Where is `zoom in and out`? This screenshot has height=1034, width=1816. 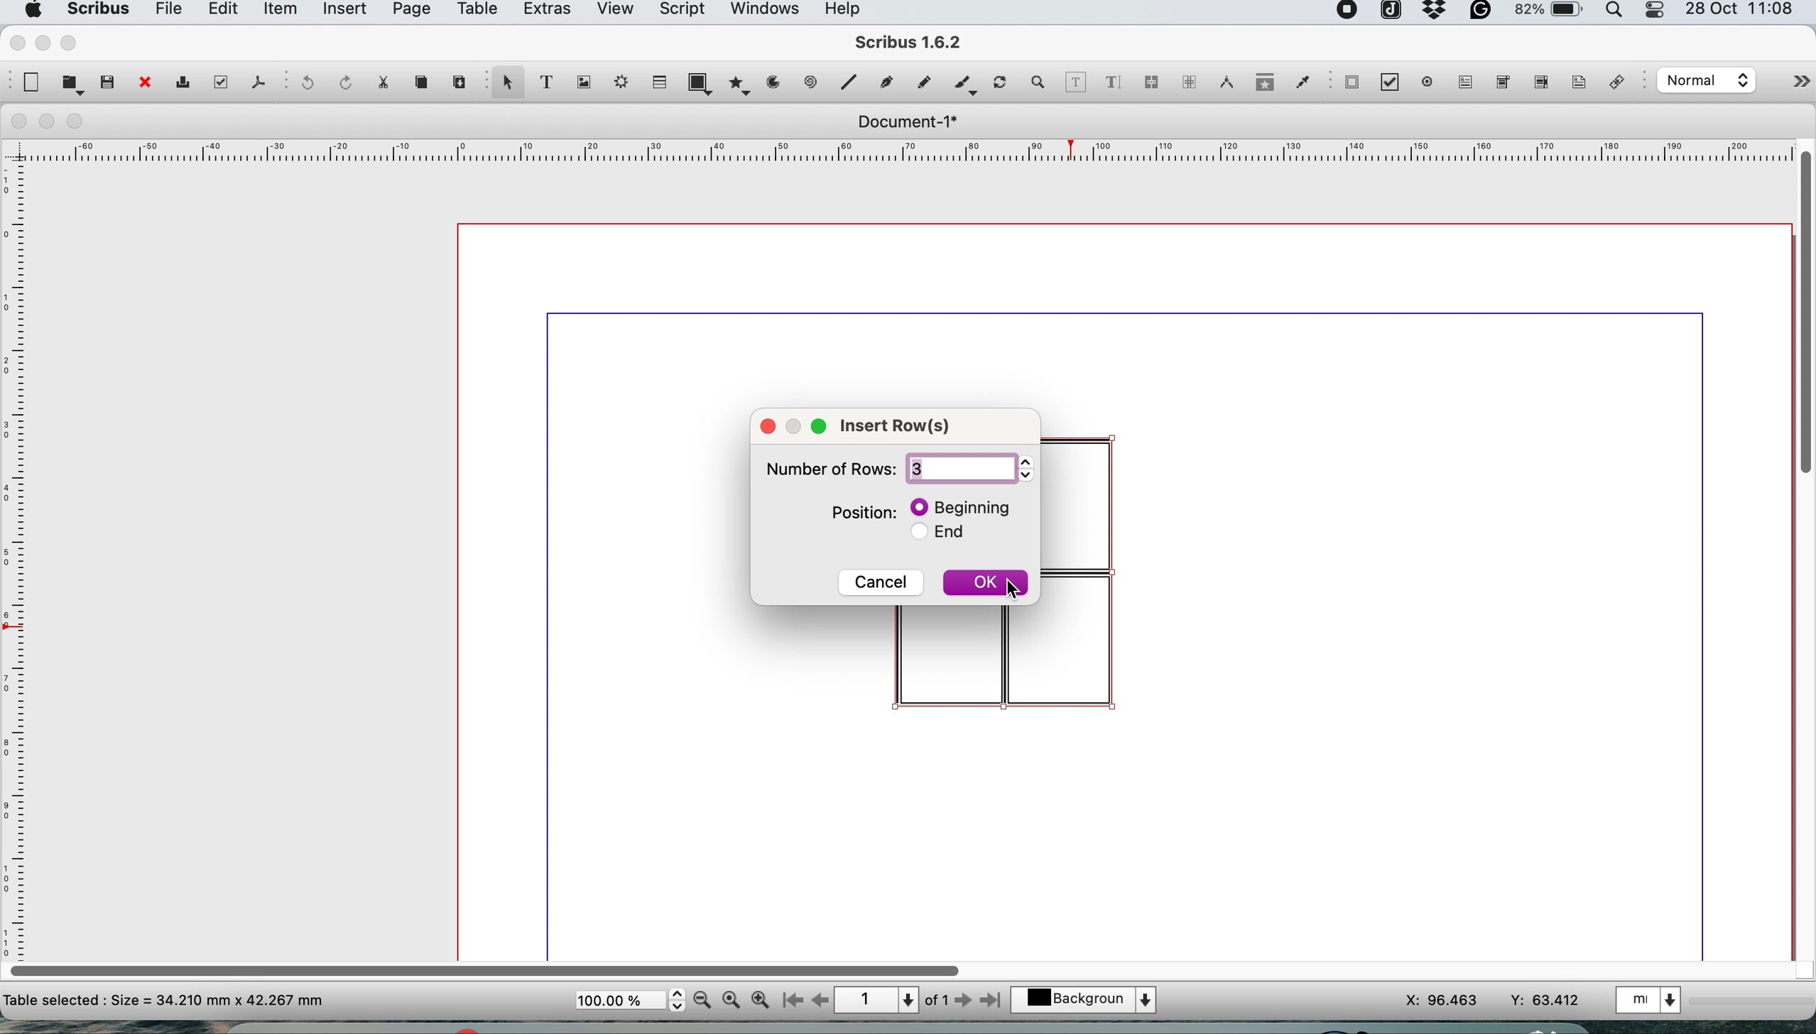 zoom in and out is located at coordinates (1039, 82).